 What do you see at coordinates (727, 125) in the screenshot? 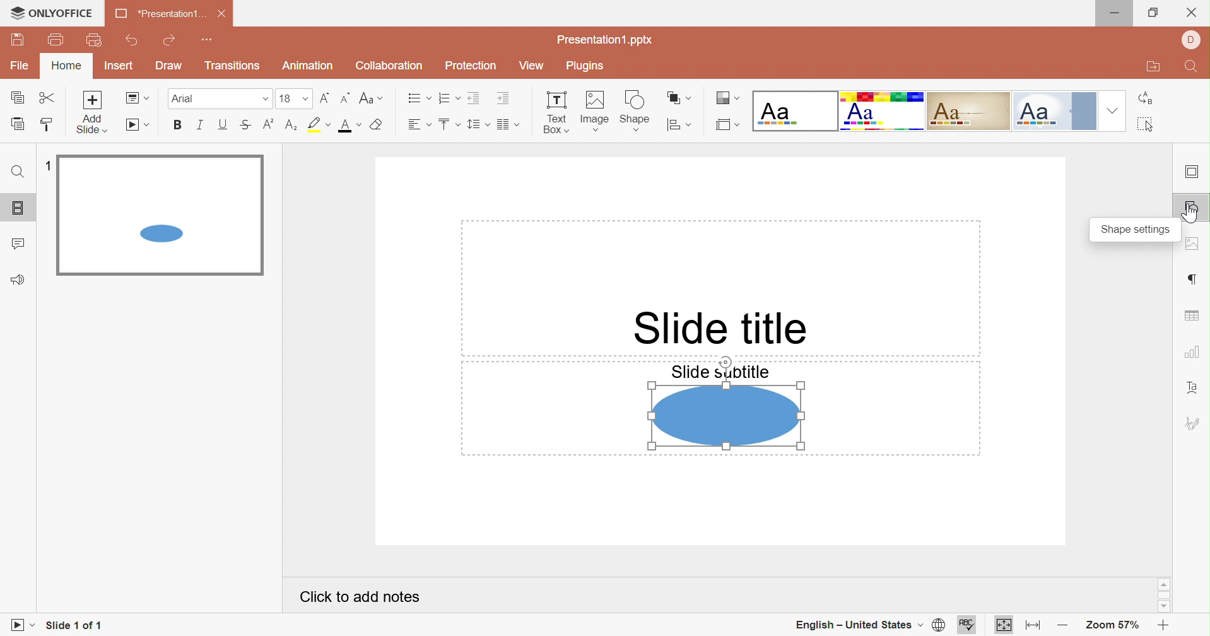
I see `Select slide size` at bounding box center [727, 125].